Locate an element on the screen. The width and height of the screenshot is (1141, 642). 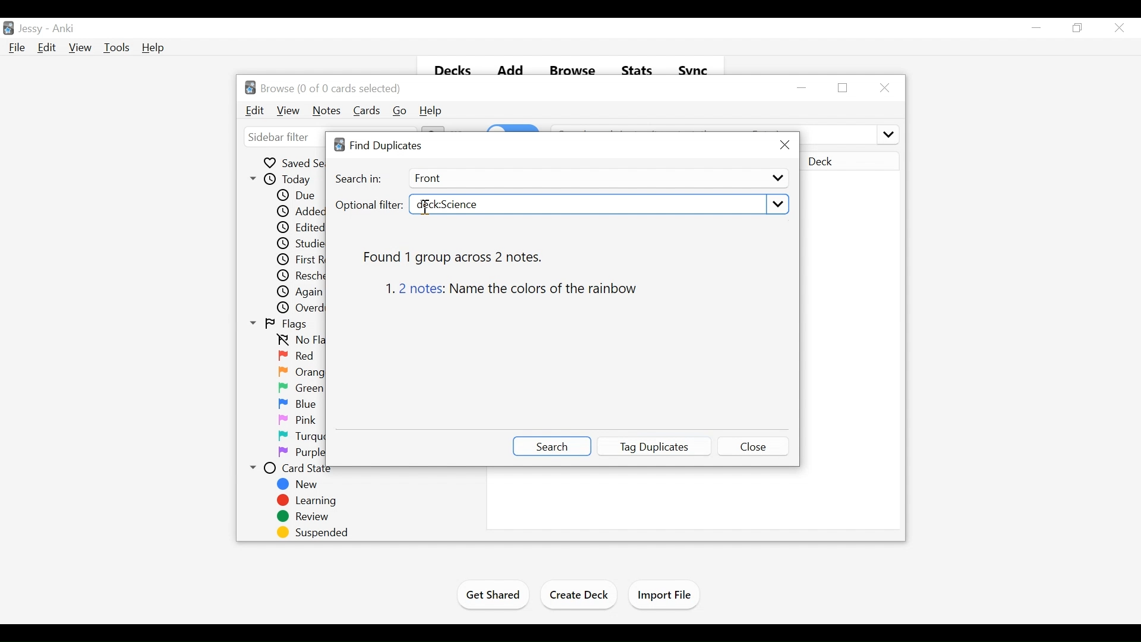
Get Shared is located at coordinates (491, 597).